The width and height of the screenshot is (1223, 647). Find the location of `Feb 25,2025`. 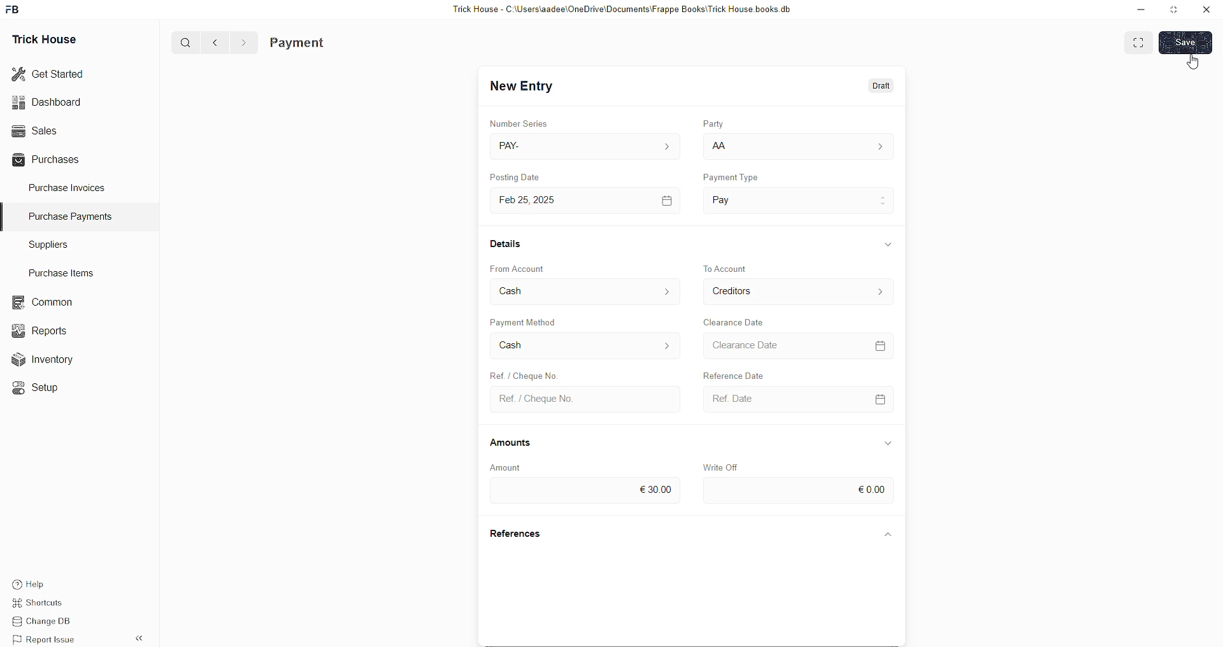

Feb 25,2025 is located at coordinates (540, 200).